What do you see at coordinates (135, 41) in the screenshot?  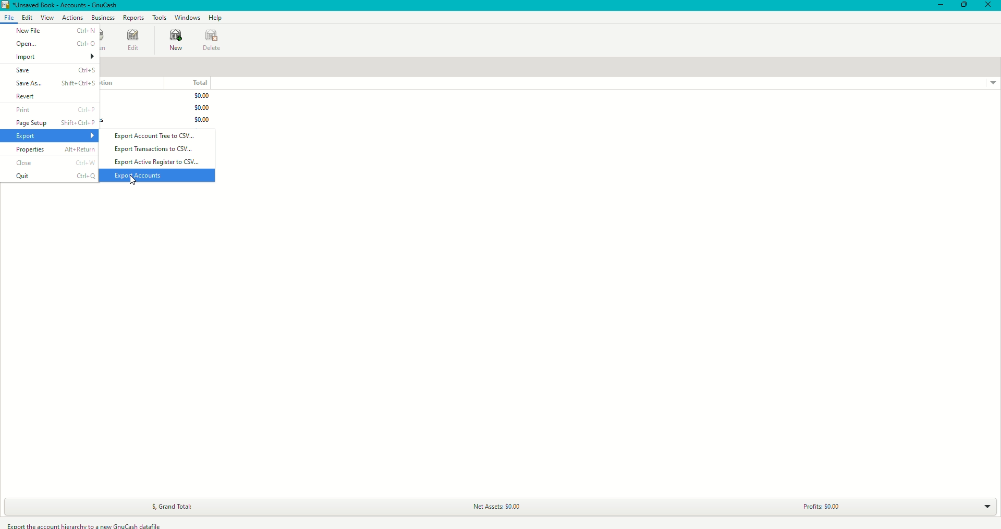 I see `Edit` at bounding box center [135, 41].